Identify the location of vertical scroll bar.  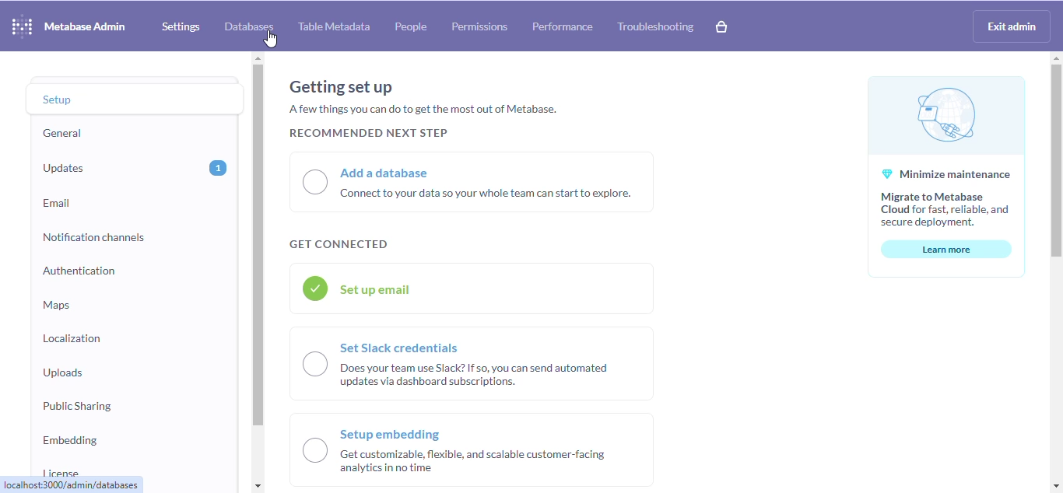
(1054, 161).